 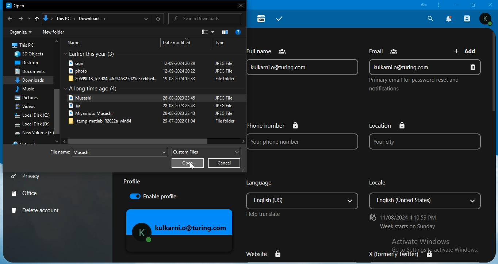 What do you see at coordinates (242, 4) in the screenshot?
I see `close` at bounding box center [242, 4].